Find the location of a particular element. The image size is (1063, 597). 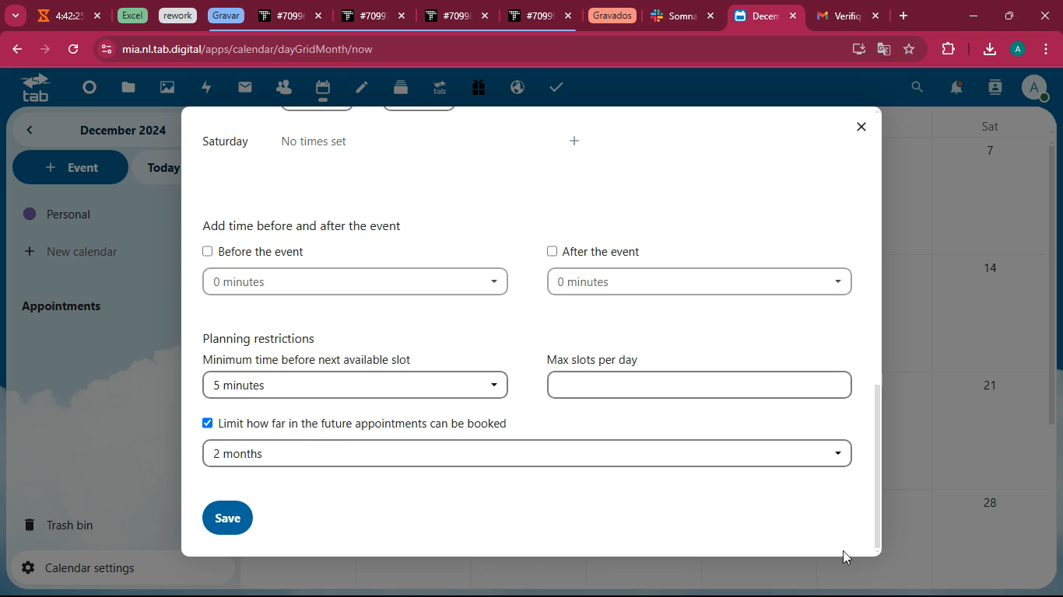

current tab is located at coordinates (756, 20).